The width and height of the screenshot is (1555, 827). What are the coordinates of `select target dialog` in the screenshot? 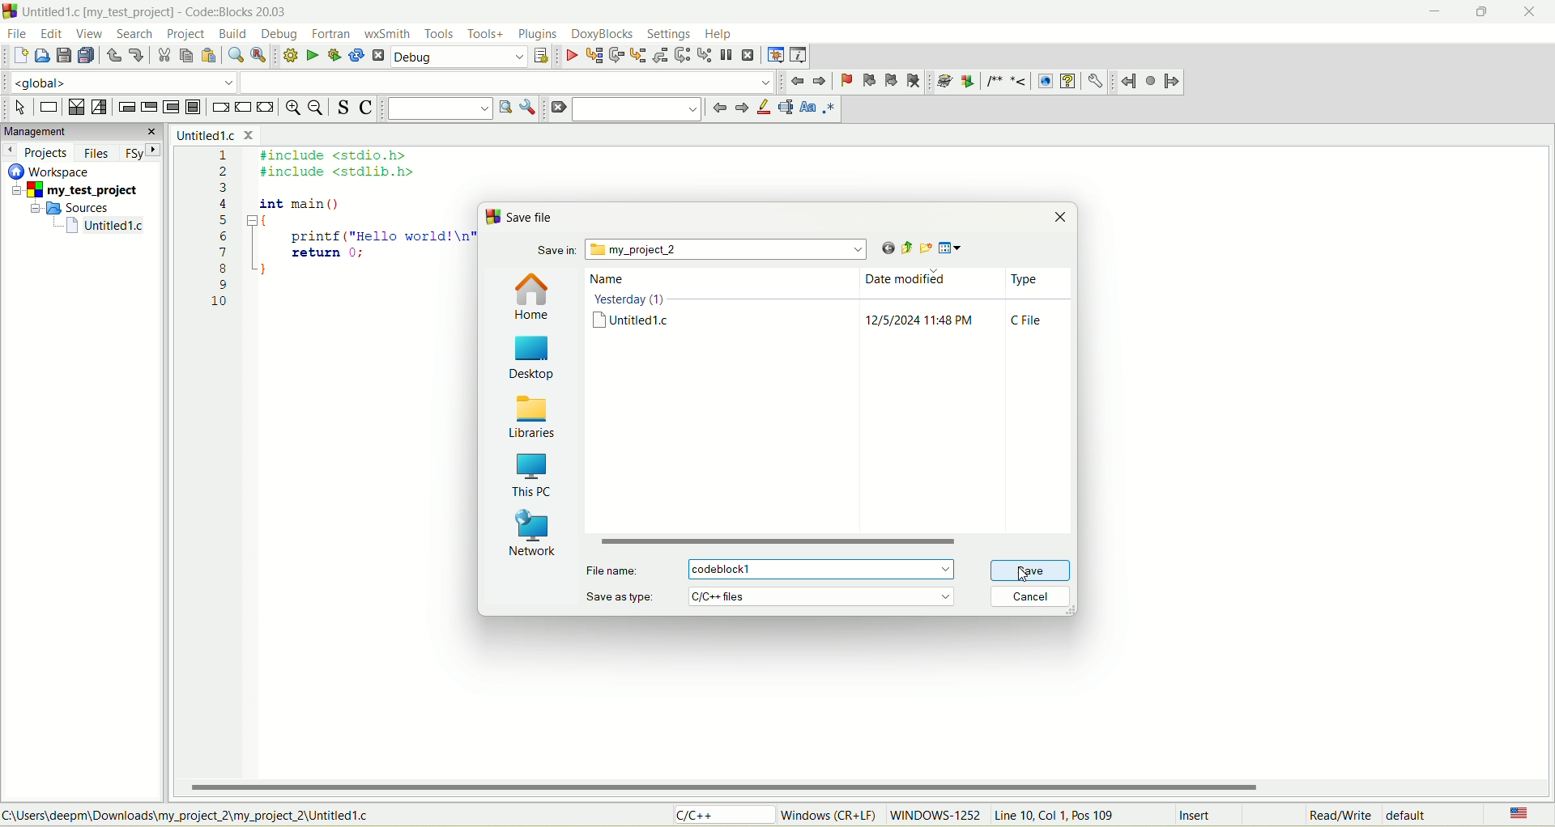 It's located at (540, 57).